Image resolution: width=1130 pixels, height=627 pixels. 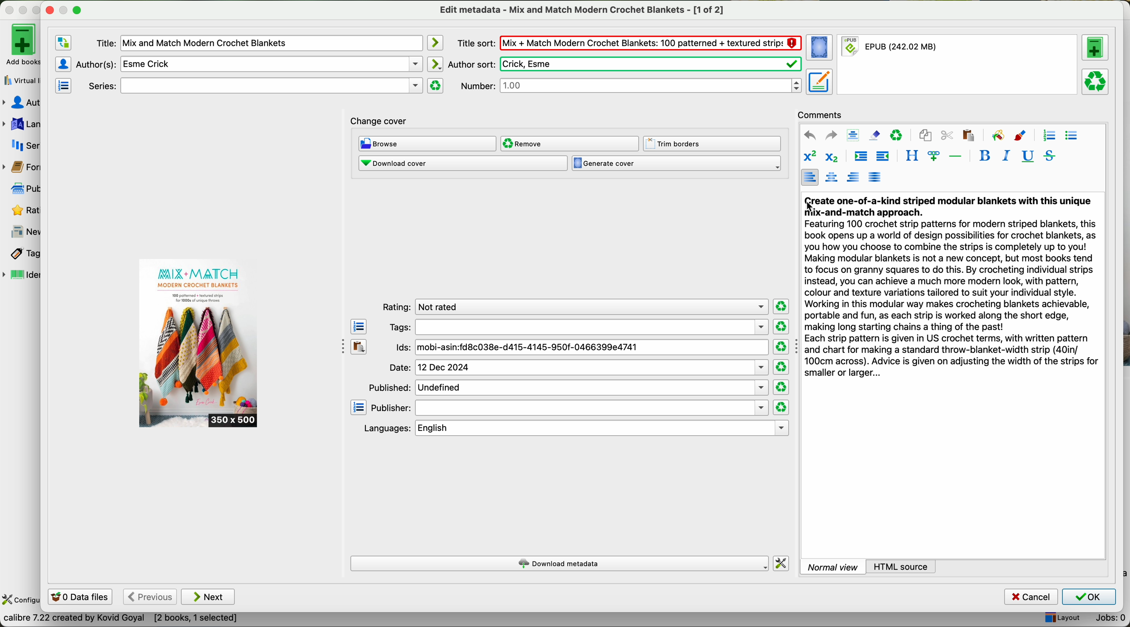 What do you see at coordinates (66, 9) in the screenshot?
I see `disable minimize window` at bounding box center [66, 9].